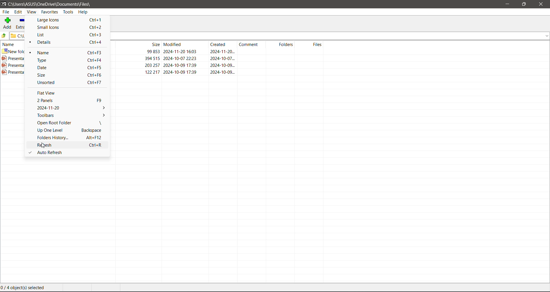 The width and height of the screenshot is (550, 292). What do you see at coordinates (139, 44) in the screenshot?
I see `size` at bounding box center [139, 44].